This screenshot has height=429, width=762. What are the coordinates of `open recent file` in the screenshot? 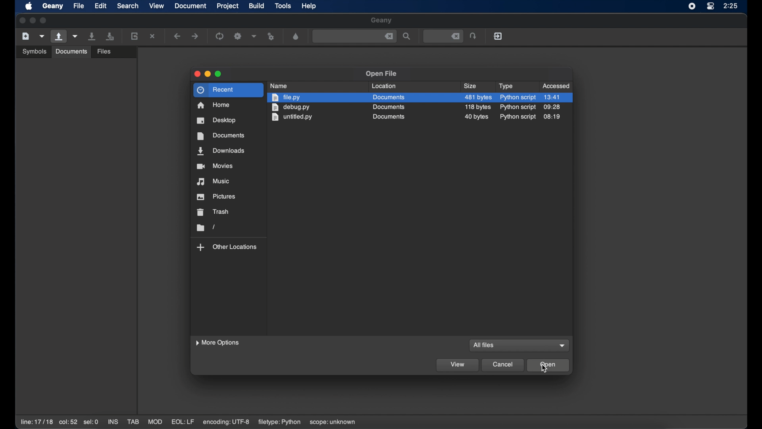 It's located at (76, 37).